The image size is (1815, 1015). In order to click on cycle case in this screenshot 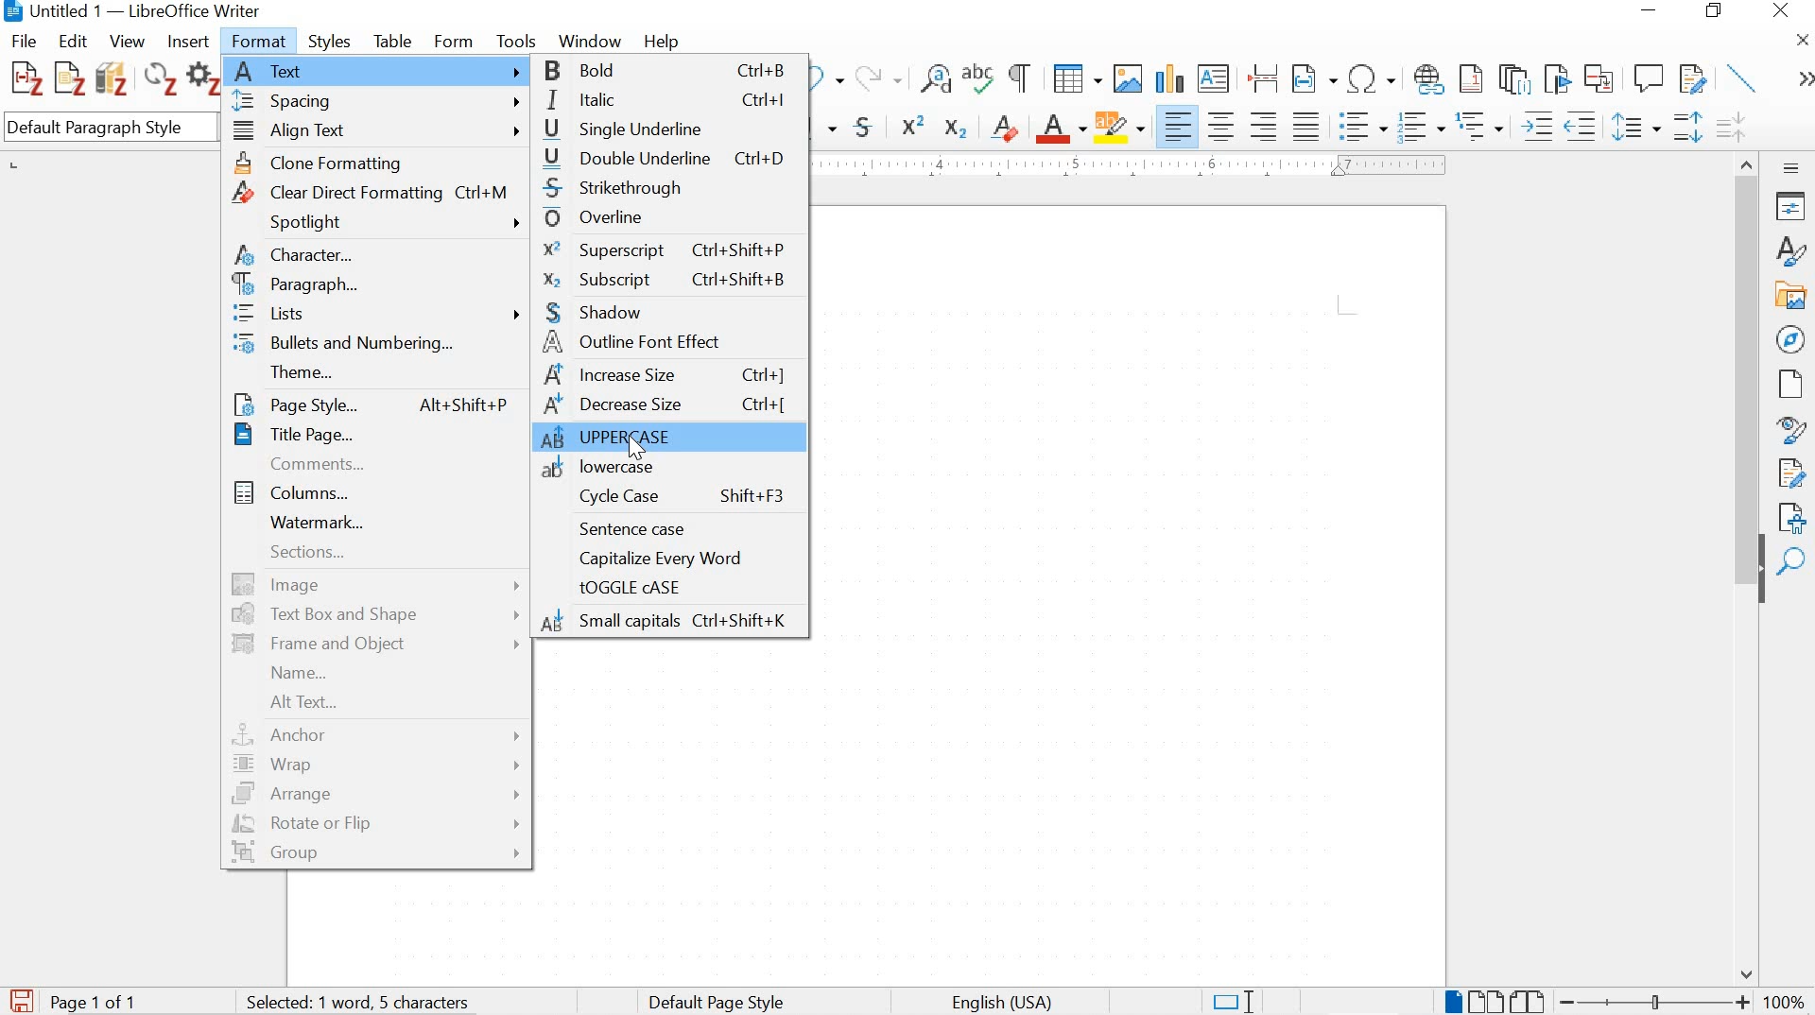, I will do `click(669, 497)`.